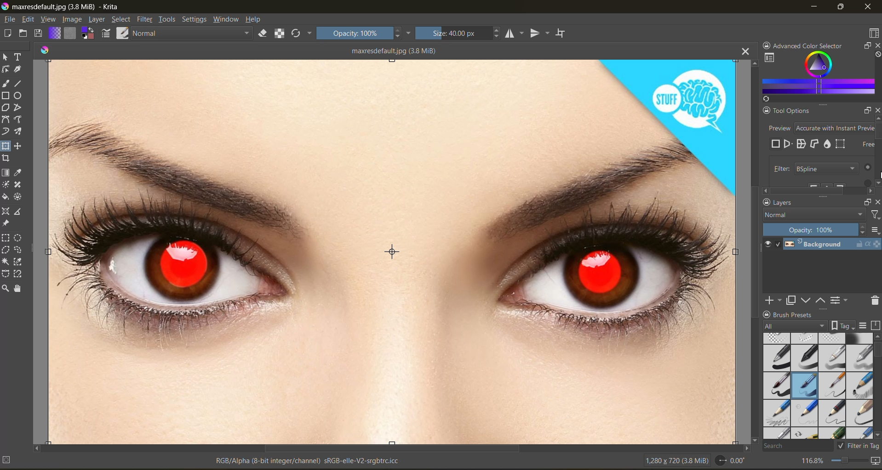  What do you see at coordinates (7, 197) in the screenshot?
I see `tool` at bounding box center [7, 197].